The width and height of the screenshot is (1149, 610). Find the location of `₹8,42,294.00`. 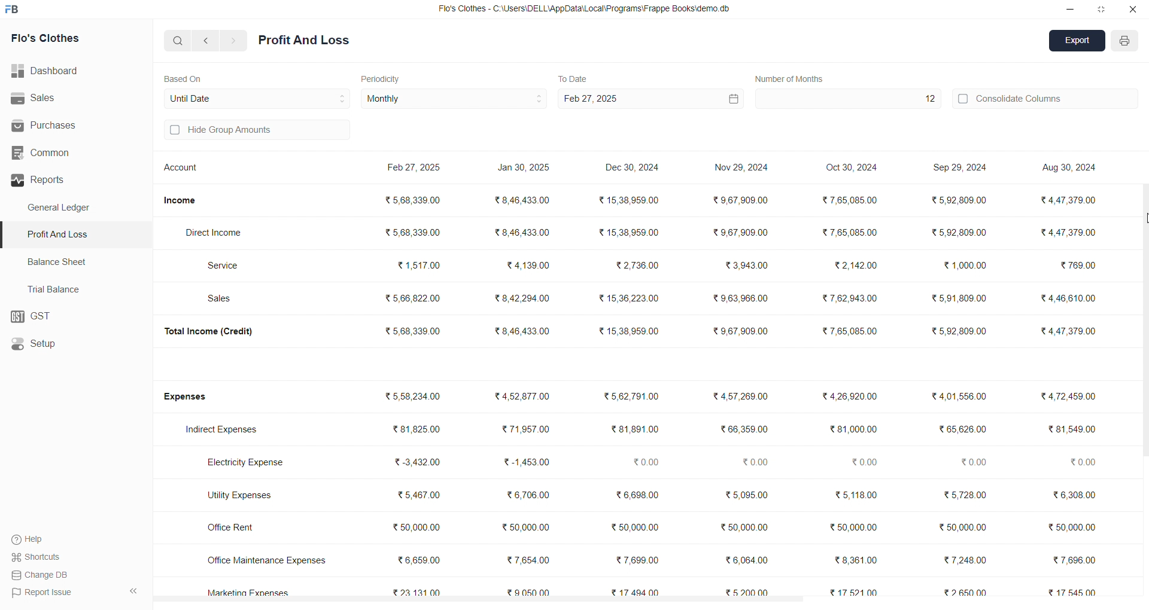

₹8,42,294.00 is located at coordinates (521, 298).